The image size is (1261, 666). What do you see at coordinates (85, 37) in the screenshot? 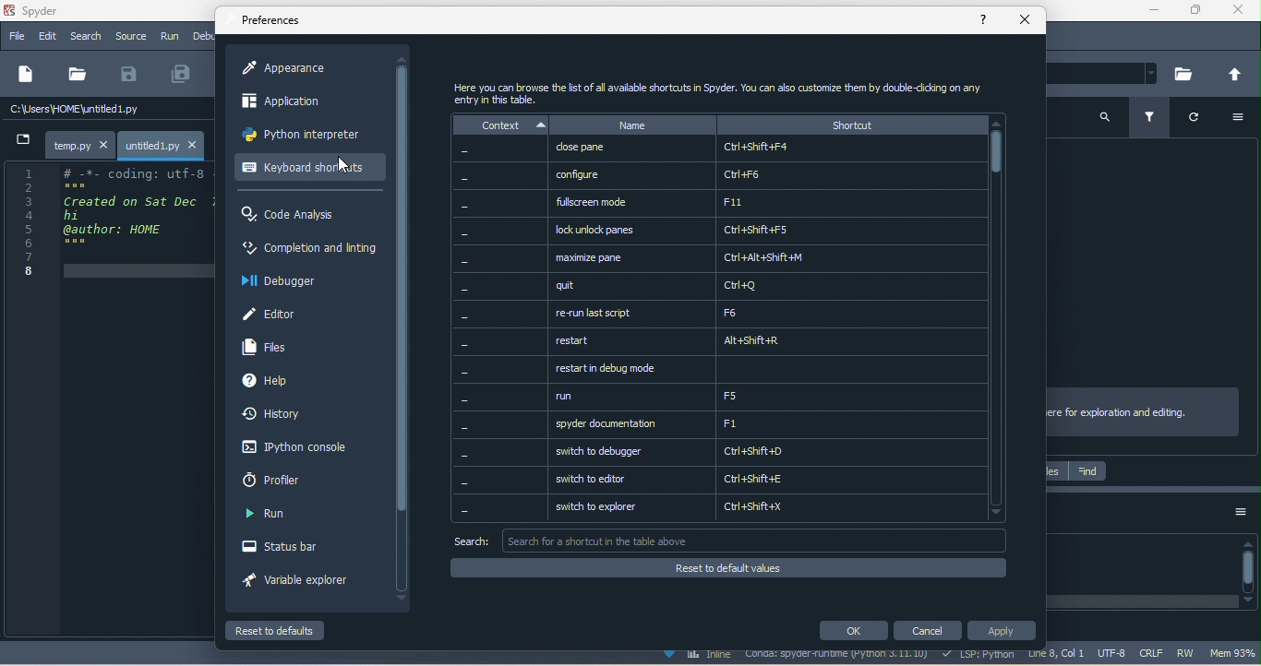
I see `search` at bounding box center [85, 37].